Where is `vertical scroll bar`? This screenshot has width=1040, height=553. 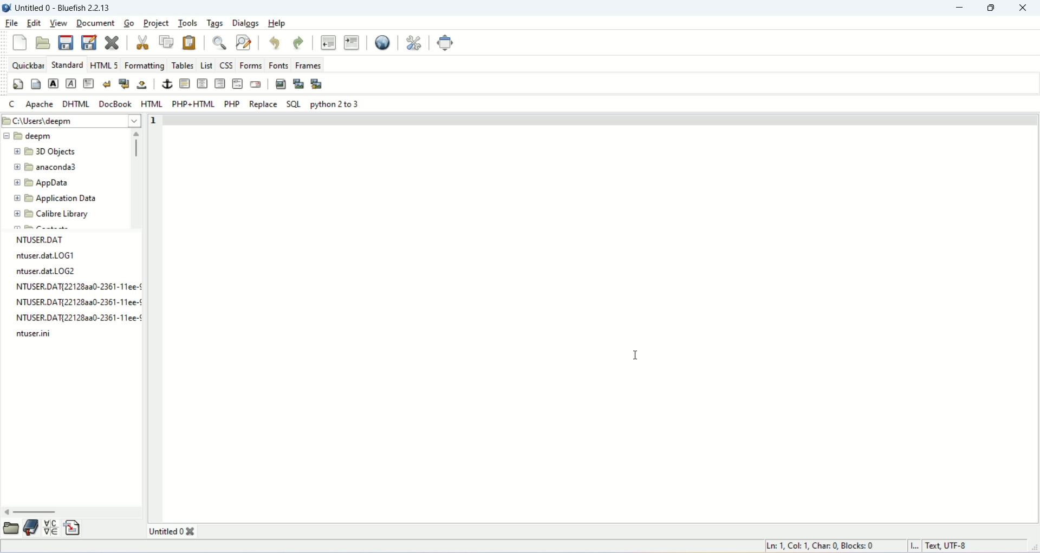
vertical scroll bar is located at coordinates (136, 144).